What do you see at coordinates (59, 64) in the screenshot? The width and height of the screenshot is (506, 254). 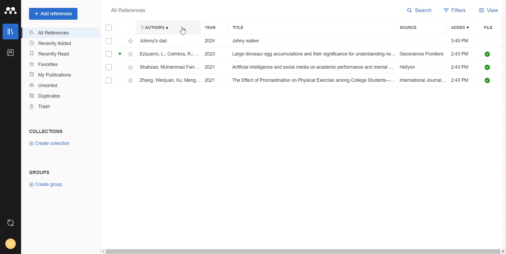 I see `Favorites` at bounding box center [59, 64].